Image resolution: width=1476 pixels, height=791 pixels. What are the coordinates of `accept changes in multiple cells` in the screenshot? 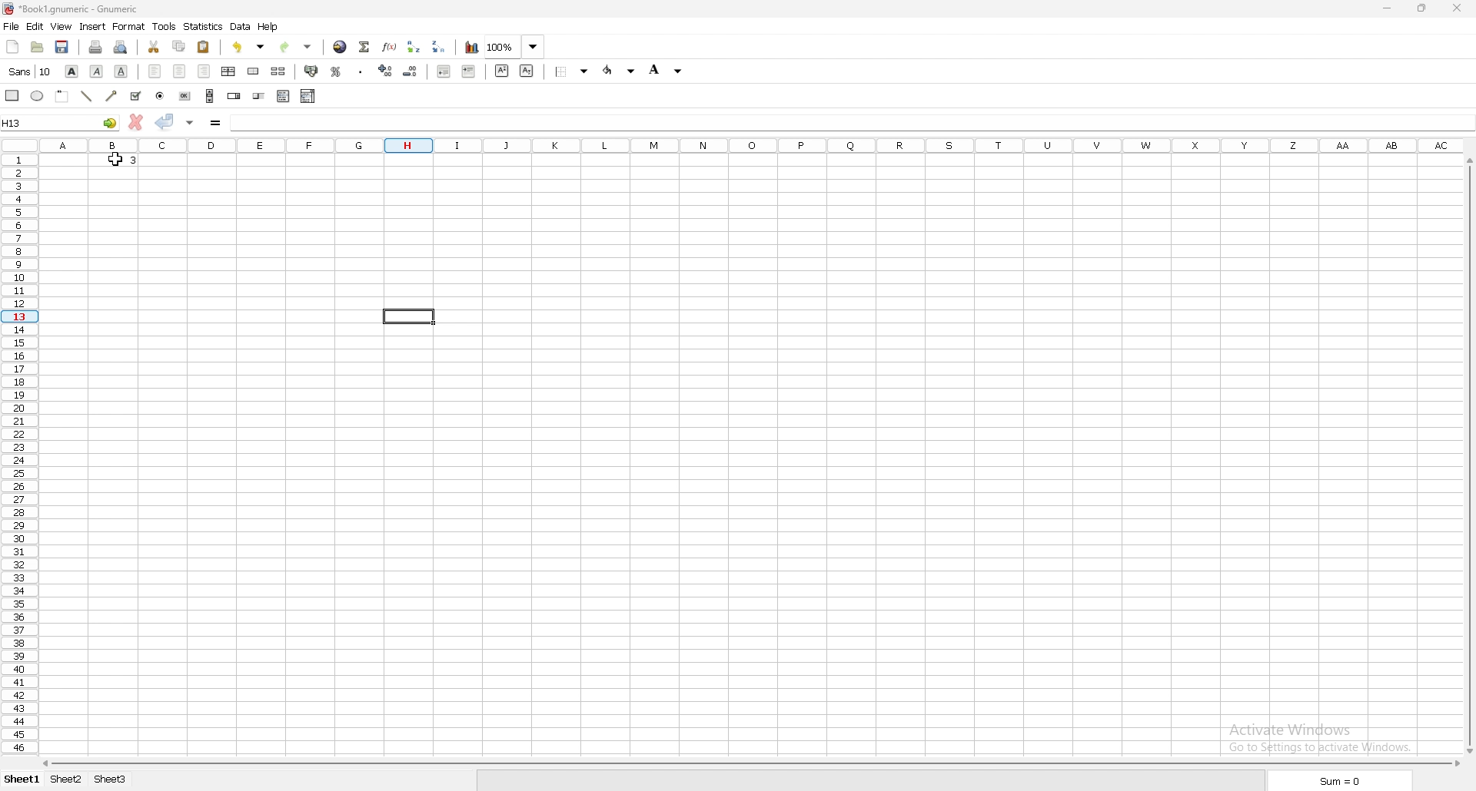 It's located at (191, 123).